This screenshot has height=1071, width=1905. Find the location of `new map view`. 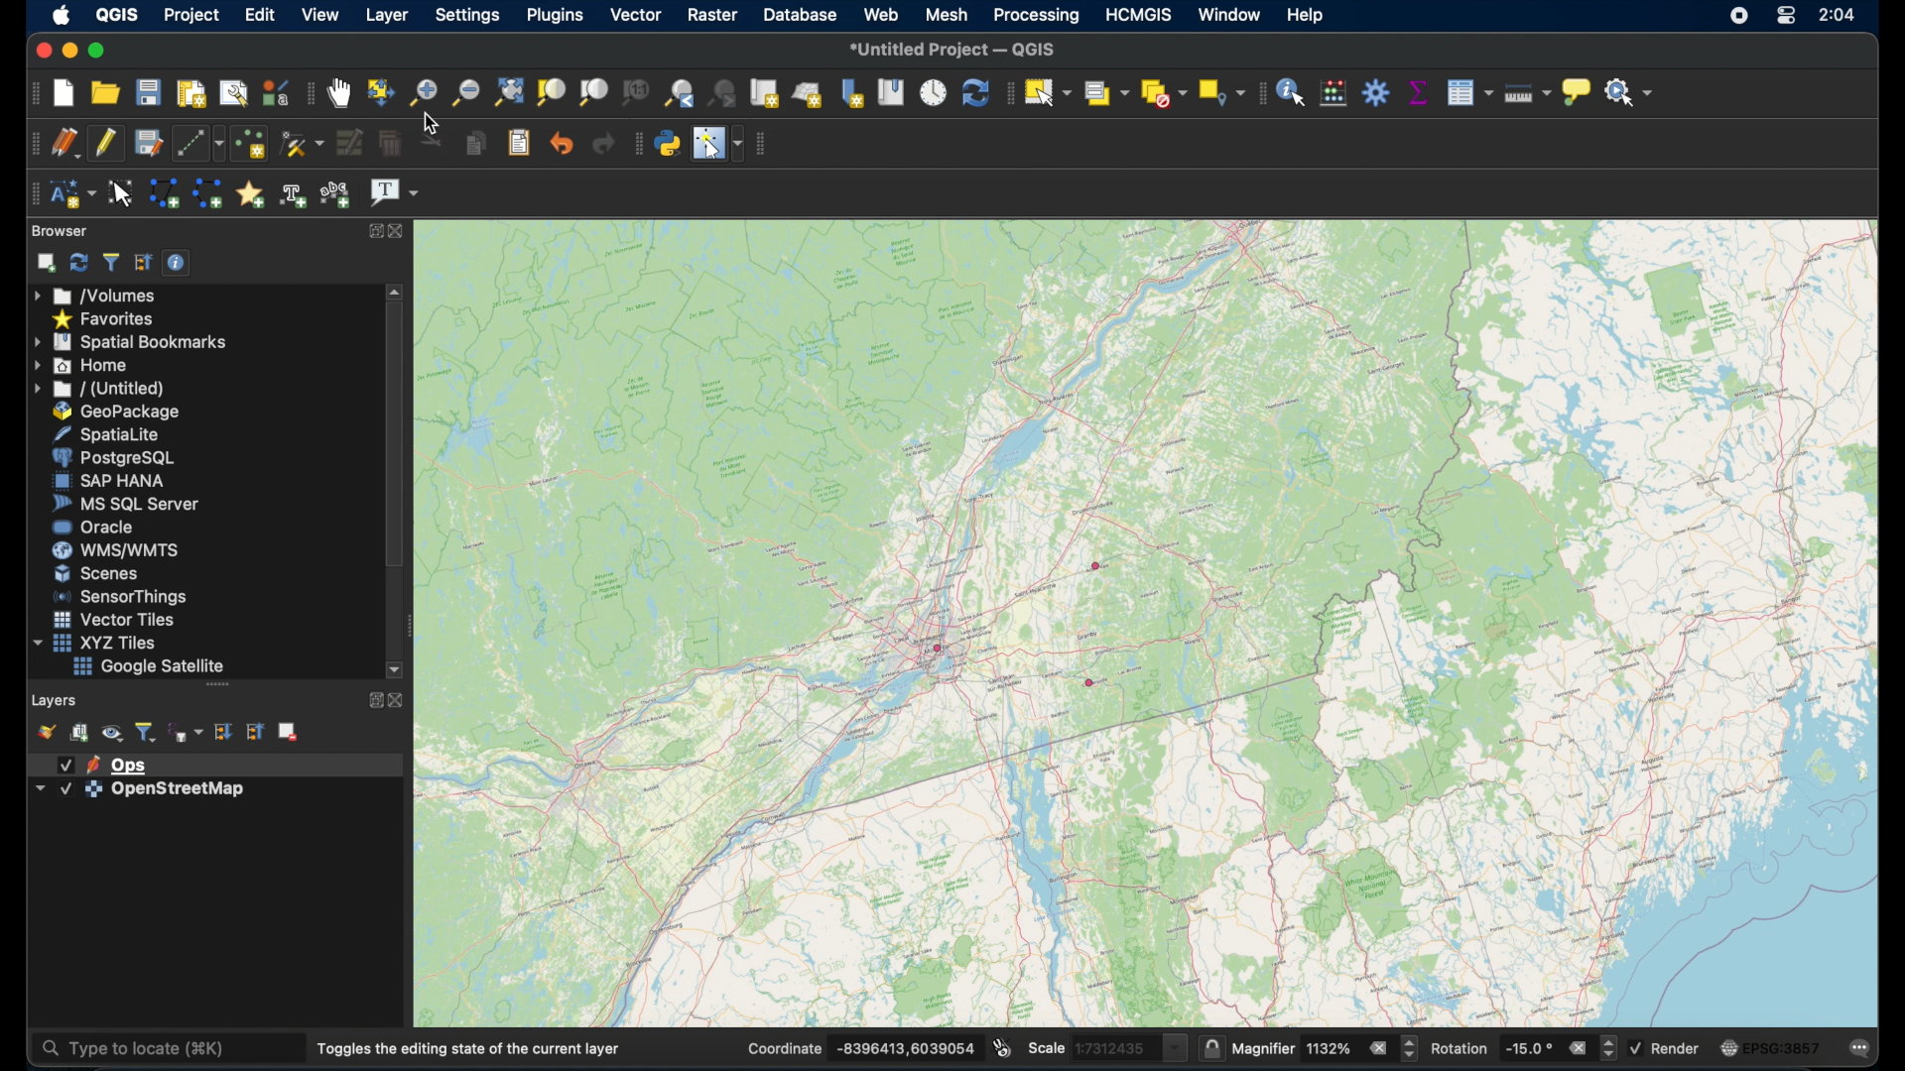

new map view is located at coordinates (763, 93).